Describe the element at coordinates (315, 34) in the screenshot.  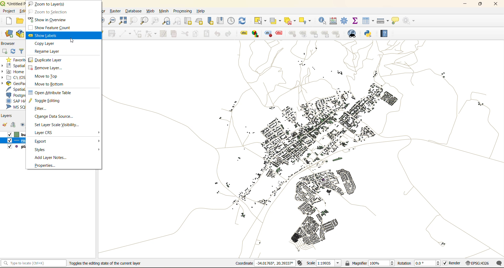
I see `move a label,diagram or callout` at that location.